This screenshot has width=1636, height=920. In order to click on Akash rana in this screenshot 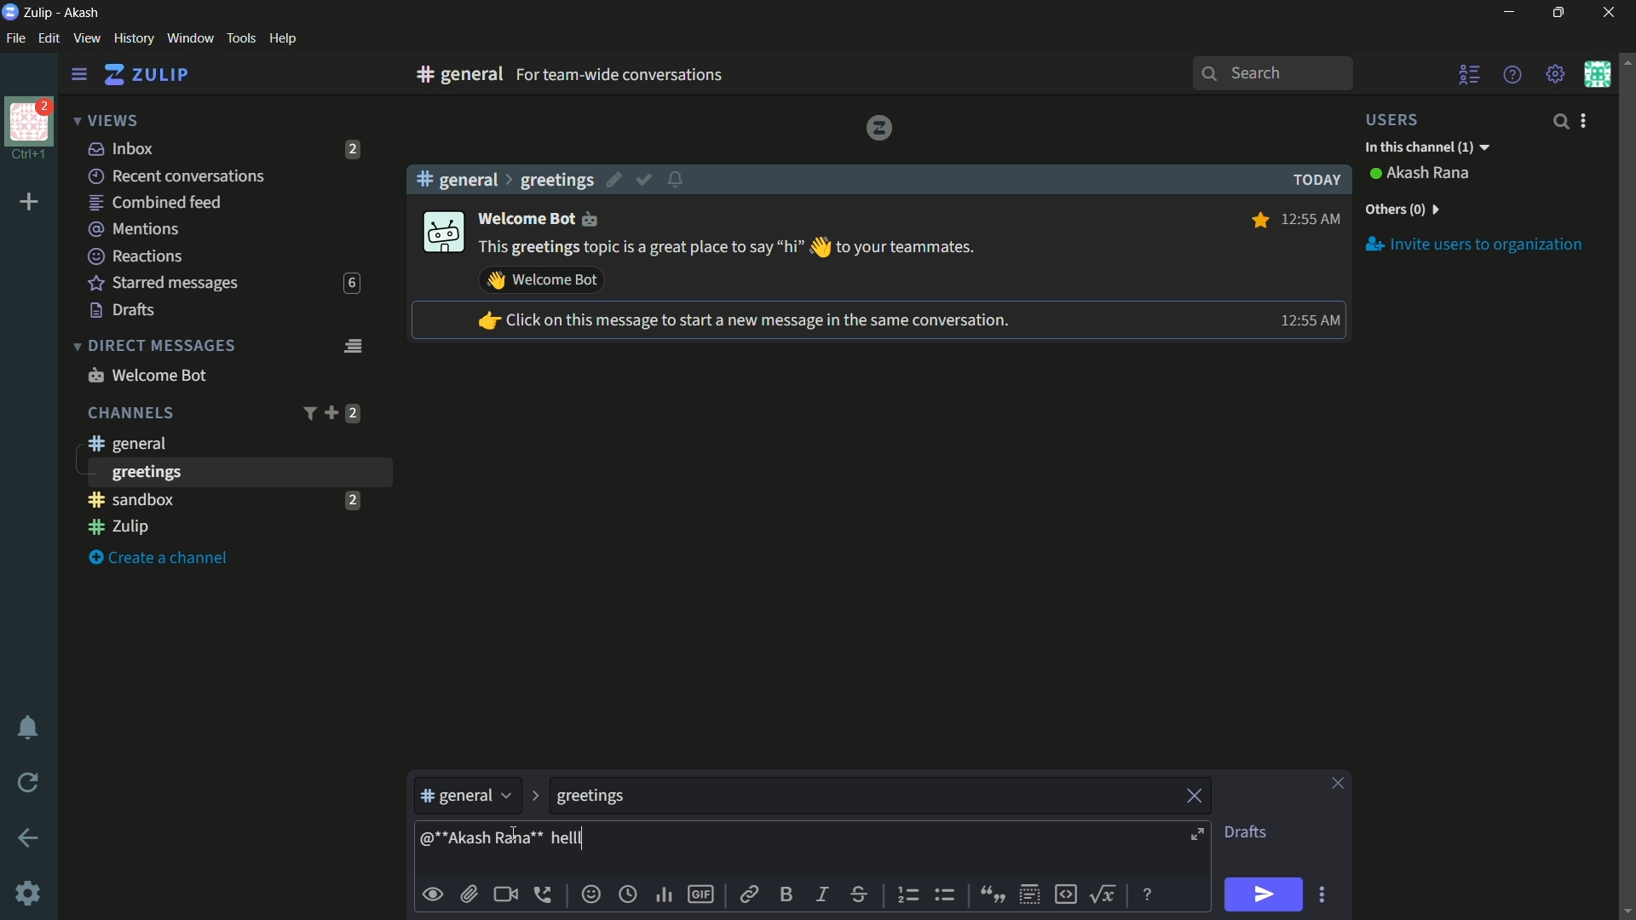, I will do `click(1430, 174)`.